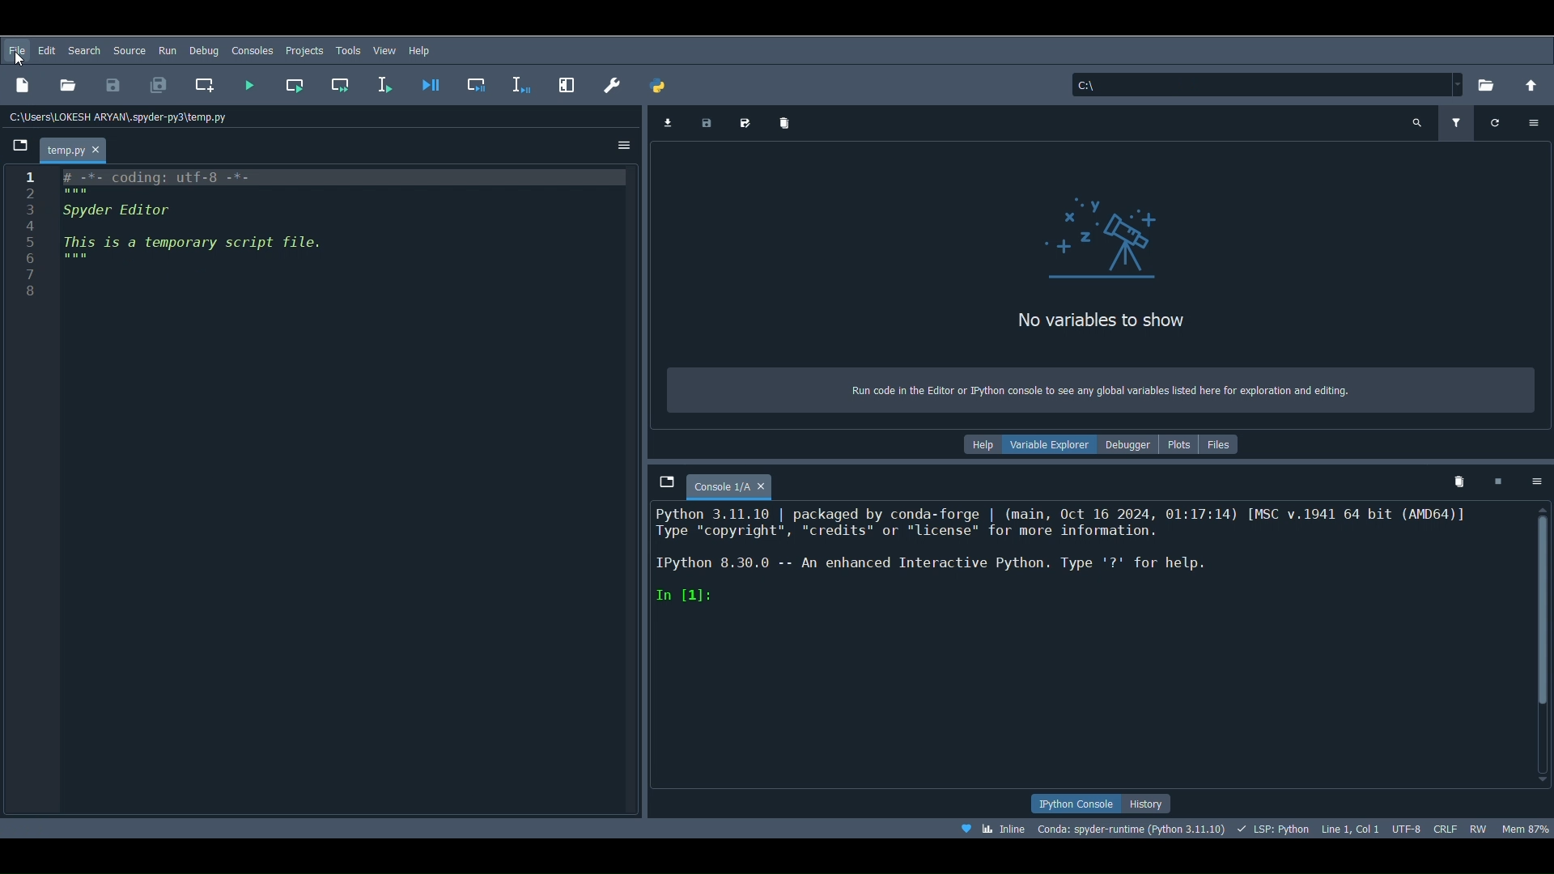  I want to click on File permissions, so click(1480, 826).